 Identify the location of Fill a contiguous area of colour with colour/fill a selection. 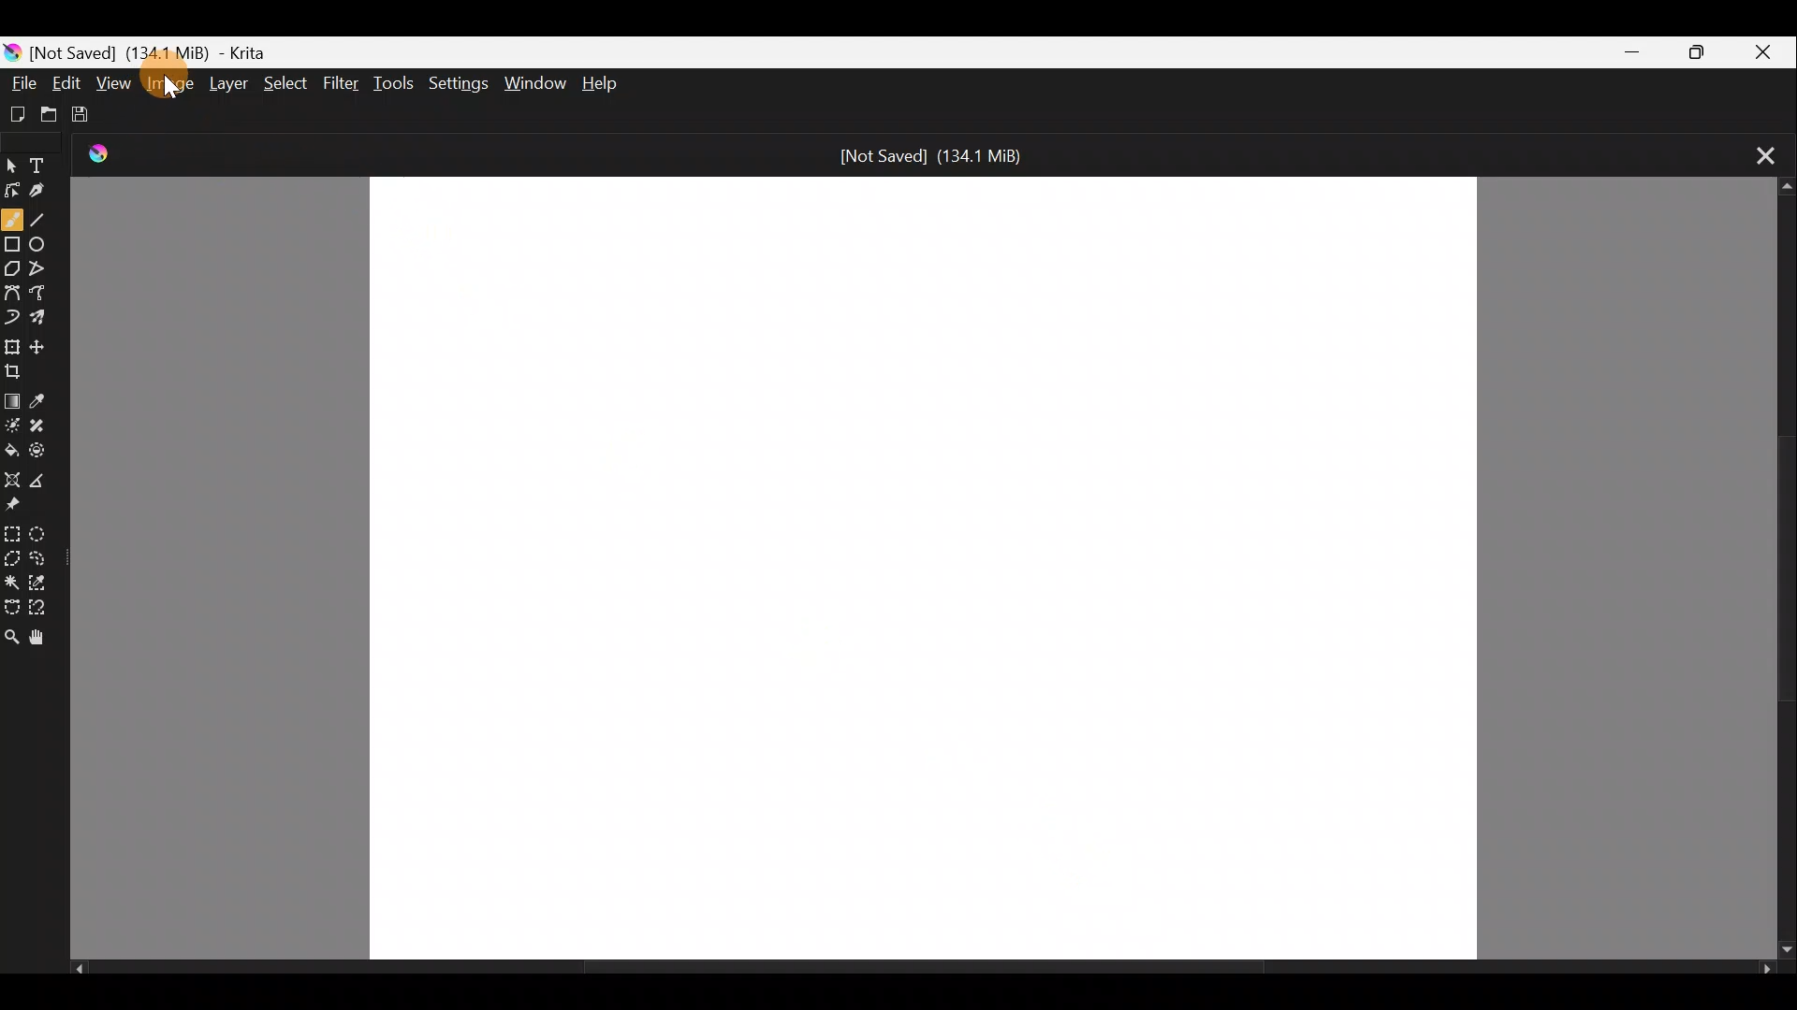
(11, 448).